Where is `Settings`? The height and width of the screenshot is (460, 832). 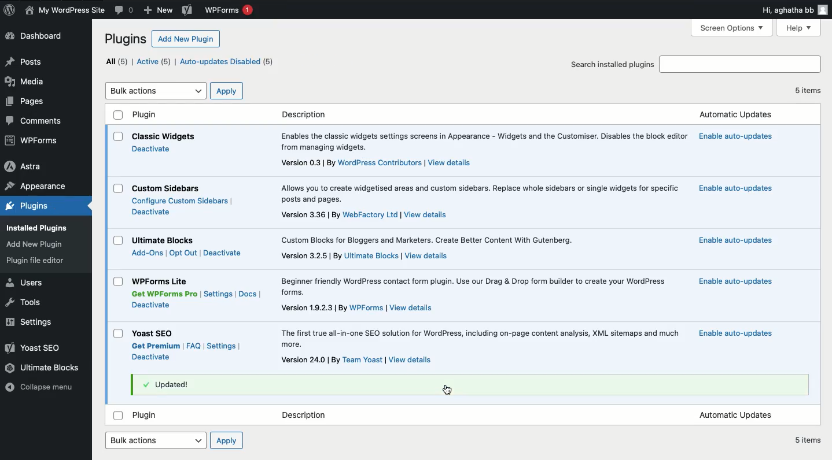 Settings is located at coordinates (33, 322).